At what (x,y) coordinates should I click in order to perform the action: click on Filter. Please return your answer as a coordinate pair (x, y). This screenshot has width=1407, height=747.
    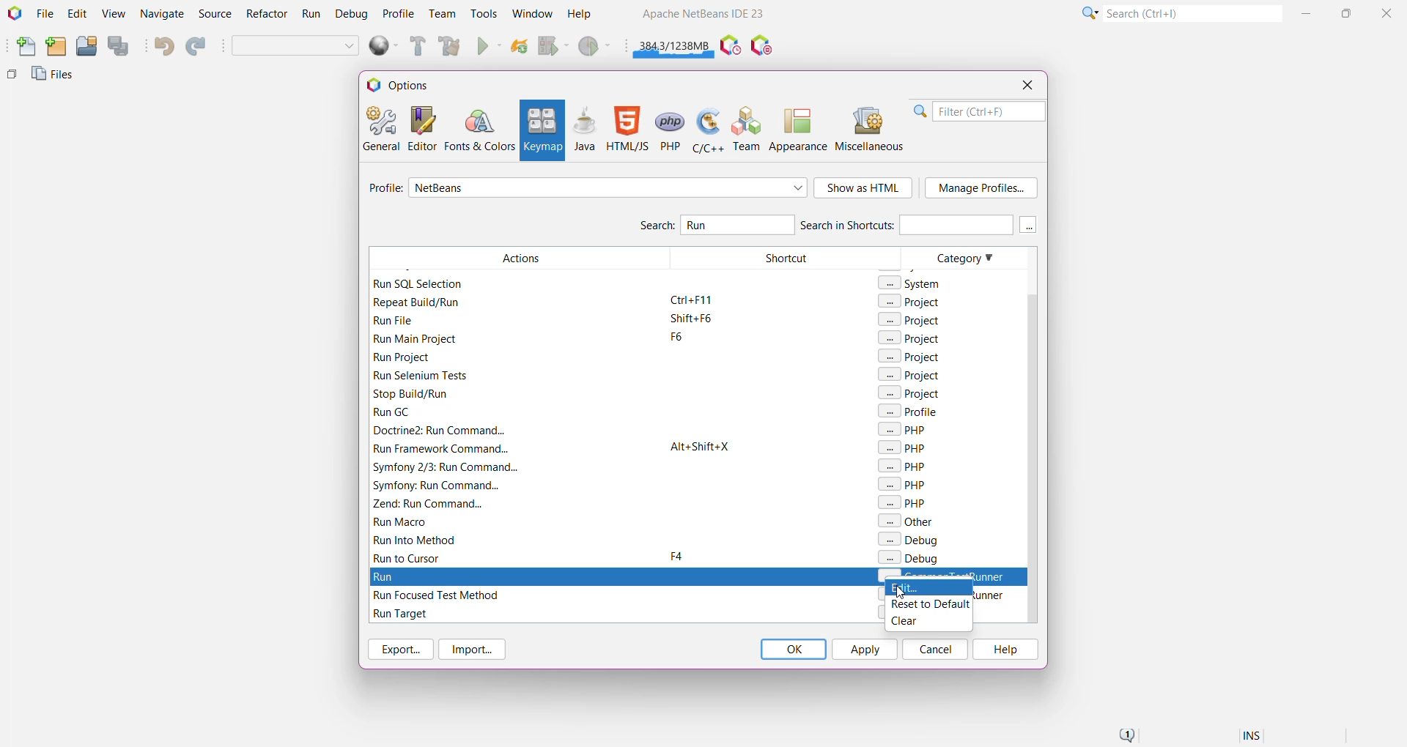
    Looking at the image, I should click on (979, 111).